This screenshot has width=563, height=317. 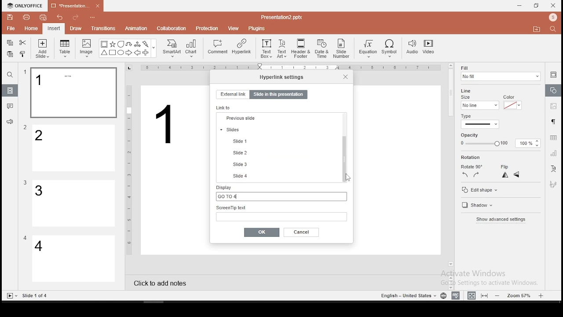 What do you see at coordinates (504, 175) in the screenshot?
I see `flip horizontal` at bounding box center [504, 175].